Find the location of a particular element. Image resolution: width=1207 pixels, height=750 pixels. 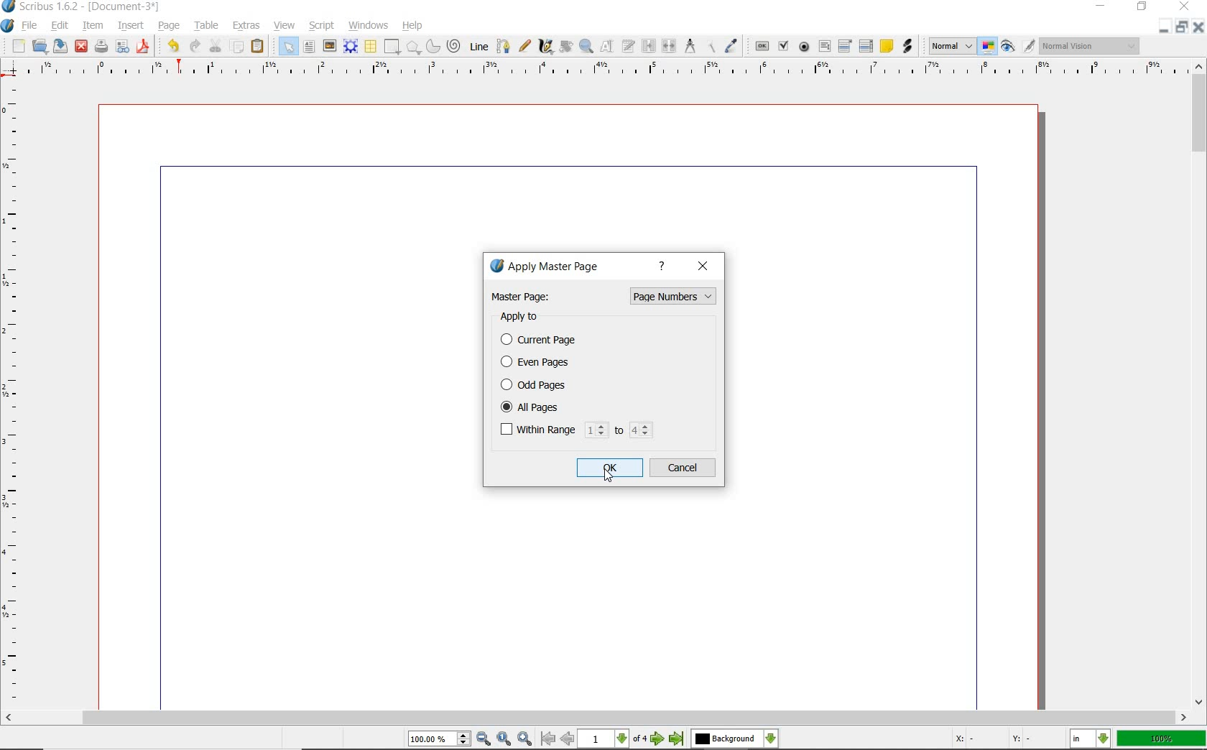

link annotation is located at coordinates (907, 46).